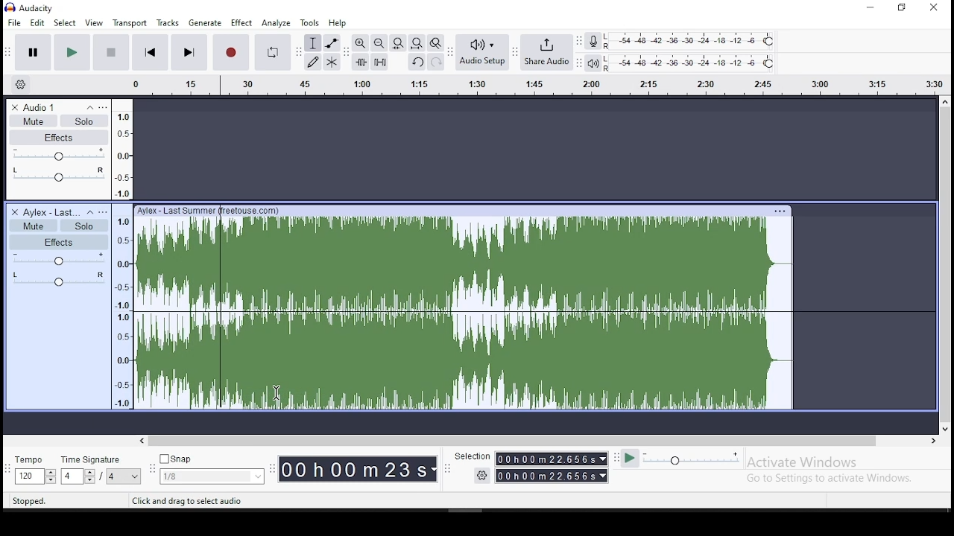 Image resolution: width=954 pixels, height=536 pixels. What do you see at coordinates (100, 470) in the screenshot?
I see `time signature` at bounding box center [100, 470].